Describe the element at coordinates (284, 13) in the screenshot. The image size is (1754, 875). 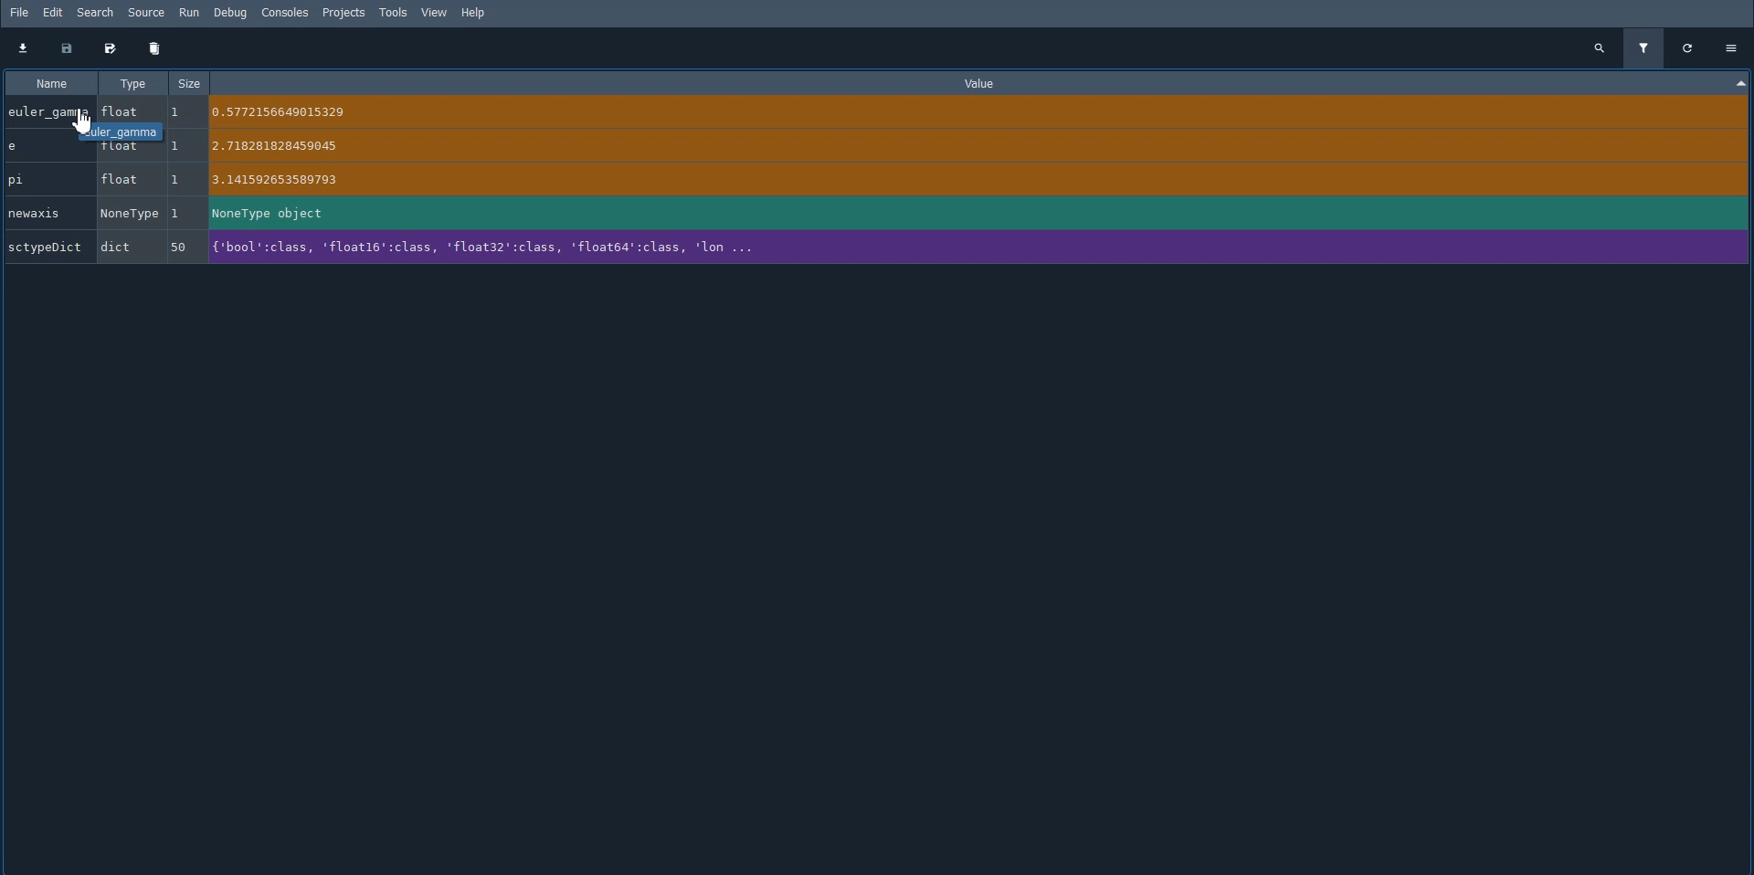
I see `Consoles` at that location.